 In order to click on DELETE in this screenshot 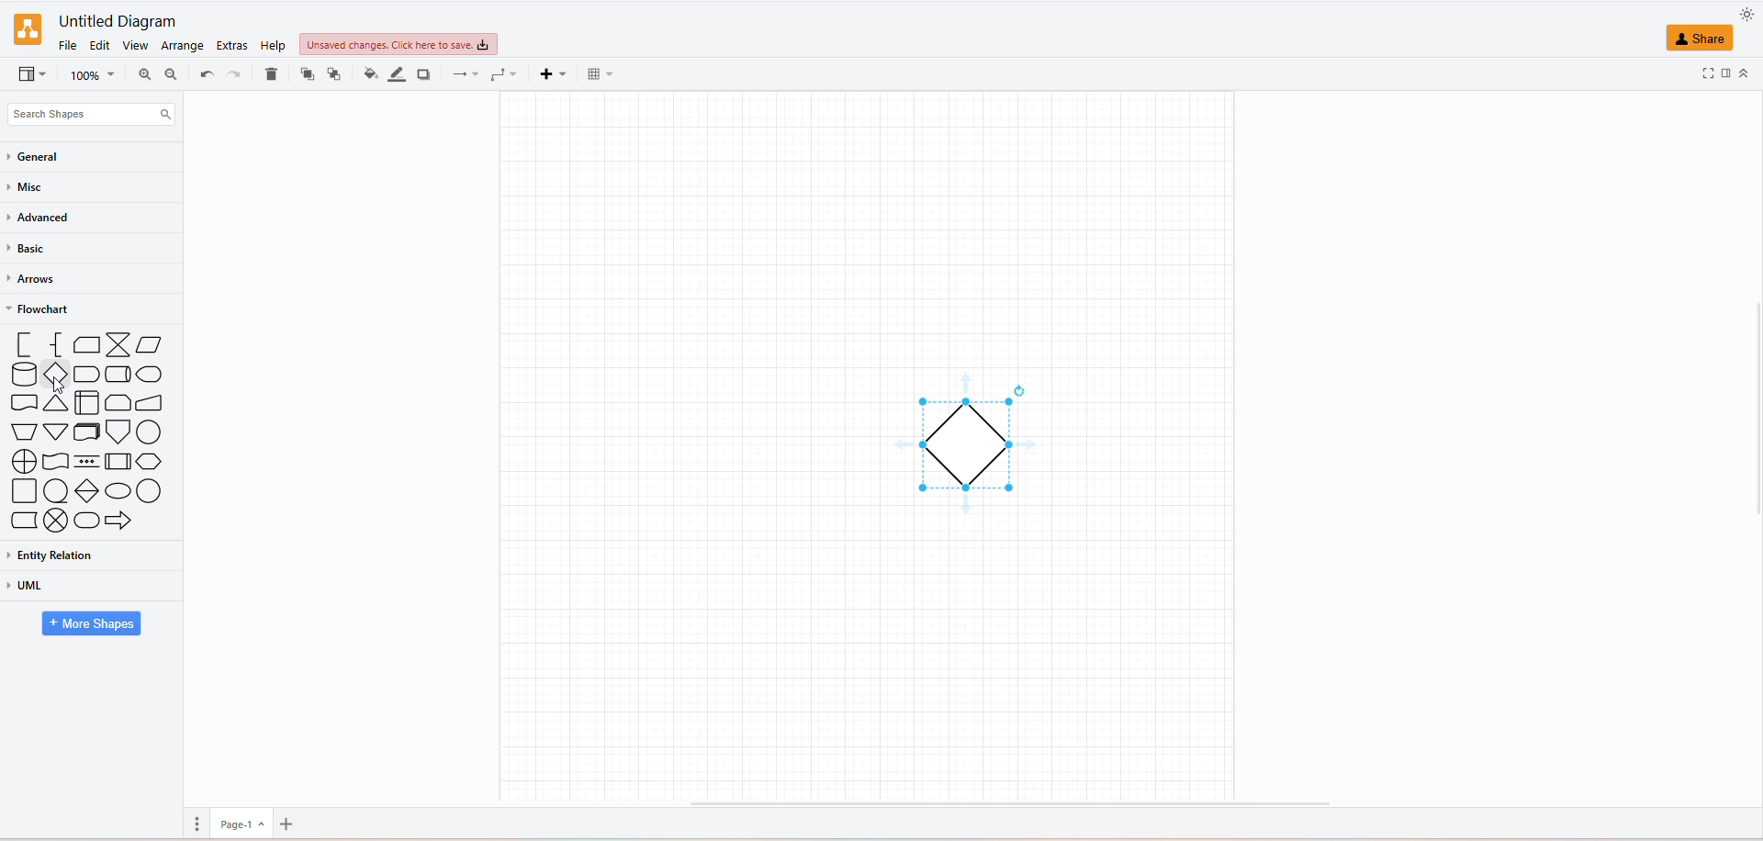, I will do `click(271, 76)`.